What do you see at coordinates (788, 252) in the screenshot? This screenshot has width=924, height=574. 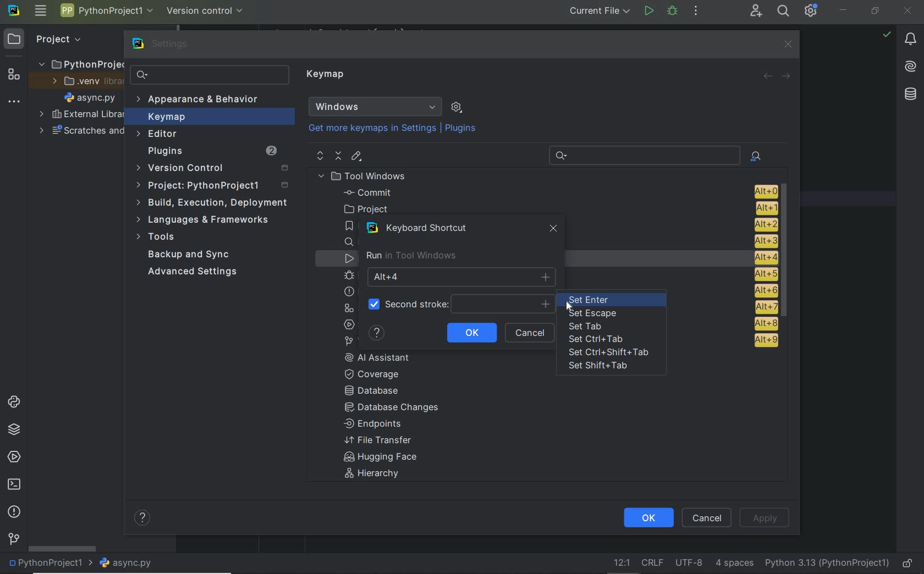 I see `scrollbar` at bounding box center [788, 252].